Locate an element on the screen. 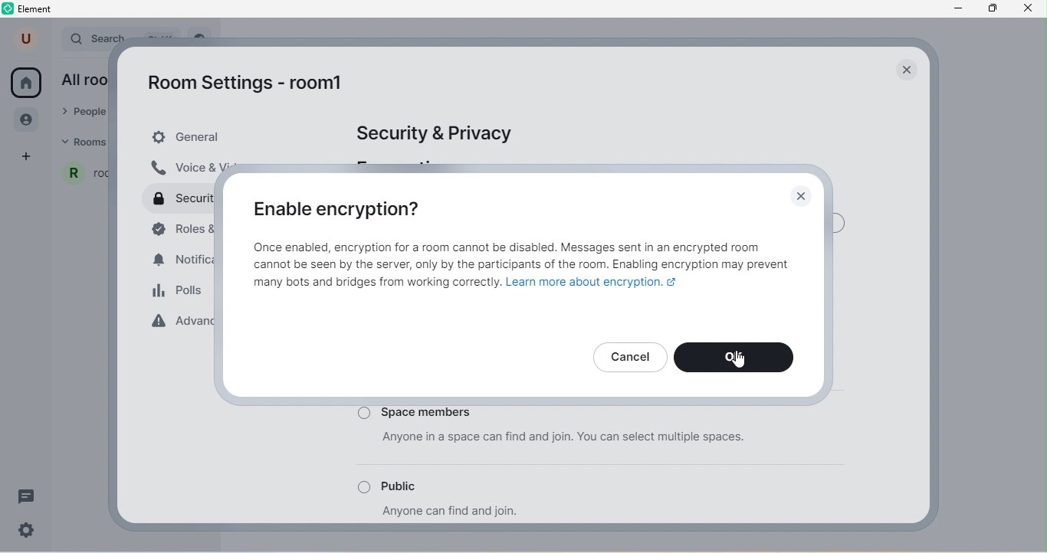 The height and width of the screenshot is (553, 1047). add space is located at coordinates (28, 157).